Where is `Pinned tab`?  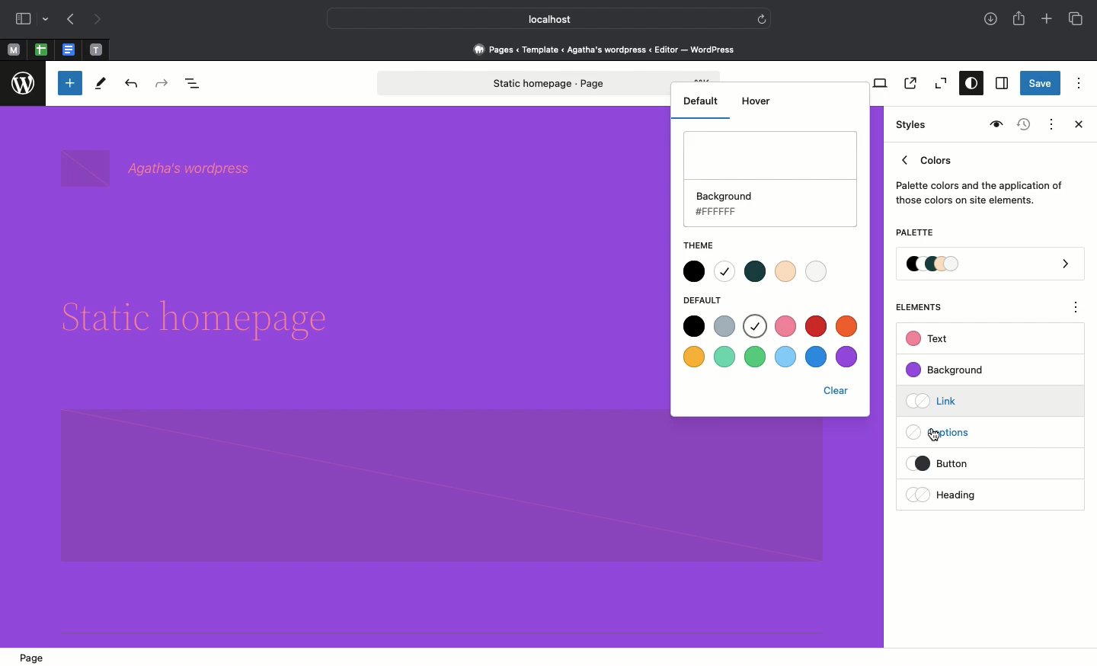 Pinned tab is located at coordinates (13, 50).